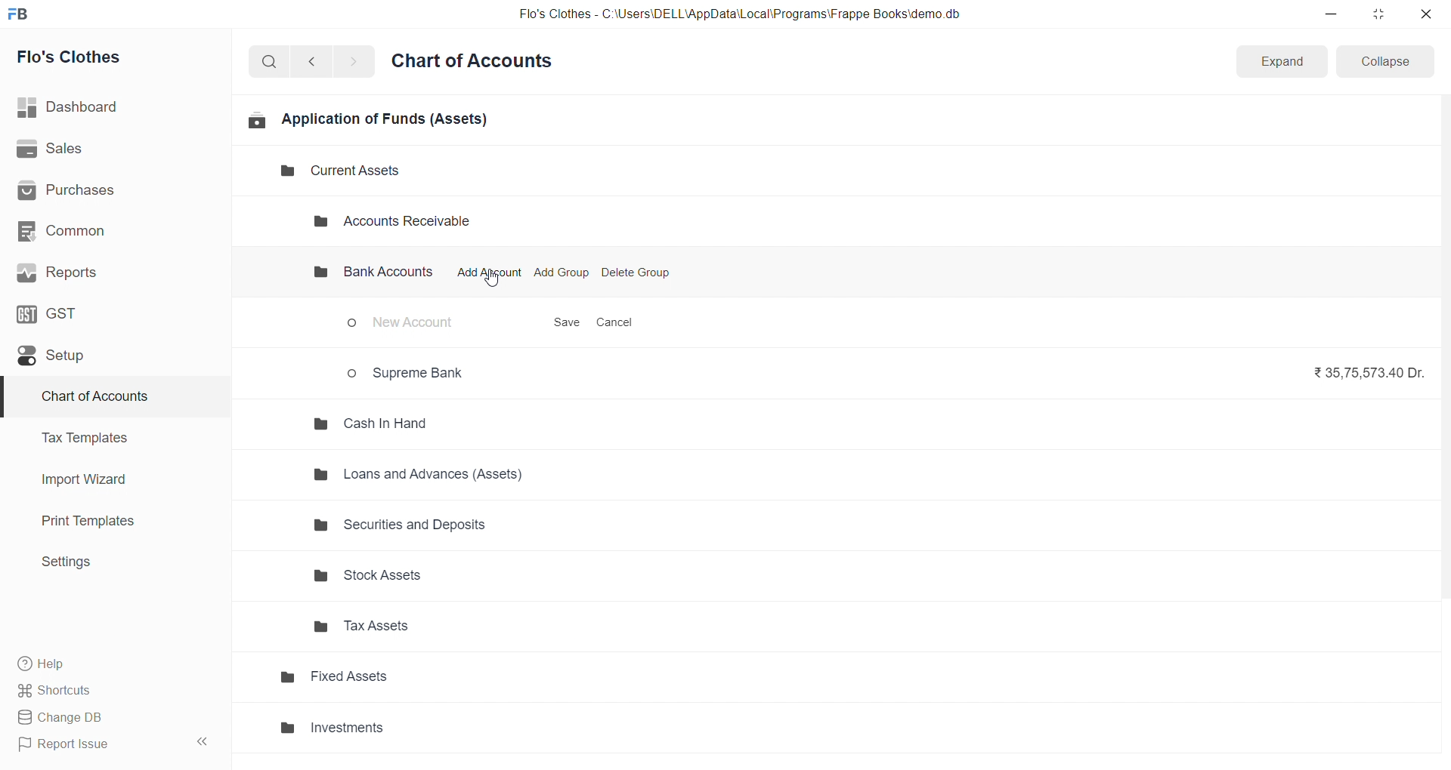 Image resolution: width=1451 pixels, height=770 pixels. I want to click on Collapse, so click(1386, 60).